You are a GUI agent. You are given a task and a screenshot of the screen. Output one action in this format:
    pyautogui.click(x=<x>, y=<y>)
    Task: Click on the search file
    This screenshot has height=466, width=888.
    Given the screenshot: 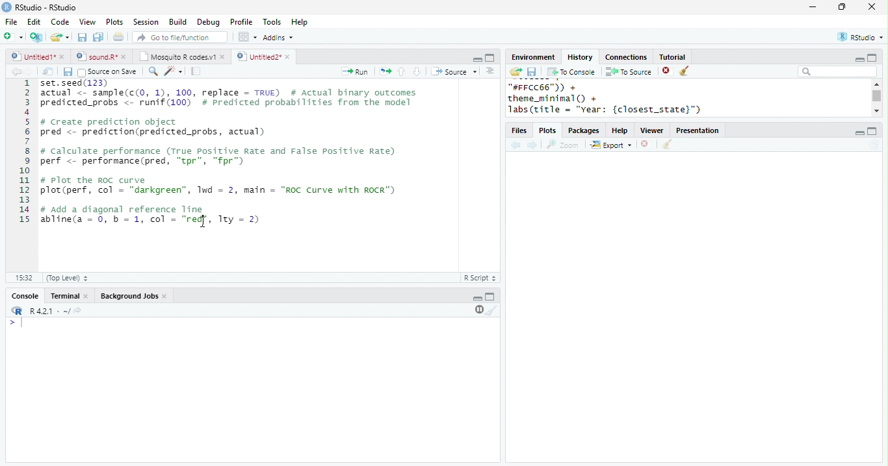 What is the action you would take?
    pyautogui.click(x=181, y=37)
    